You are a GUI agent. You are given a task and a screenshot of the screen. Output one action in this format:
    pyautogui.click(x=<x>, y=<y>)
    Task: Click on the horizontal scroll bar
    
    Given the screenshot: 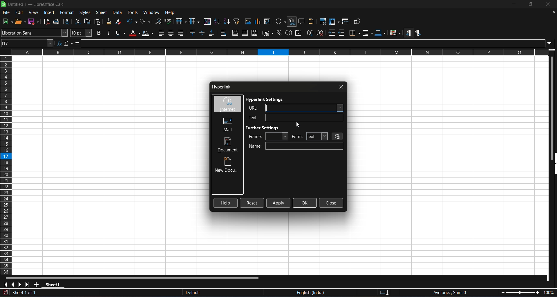 What is the action you would take?
    pyautogui.click(x=136, y=276)
    